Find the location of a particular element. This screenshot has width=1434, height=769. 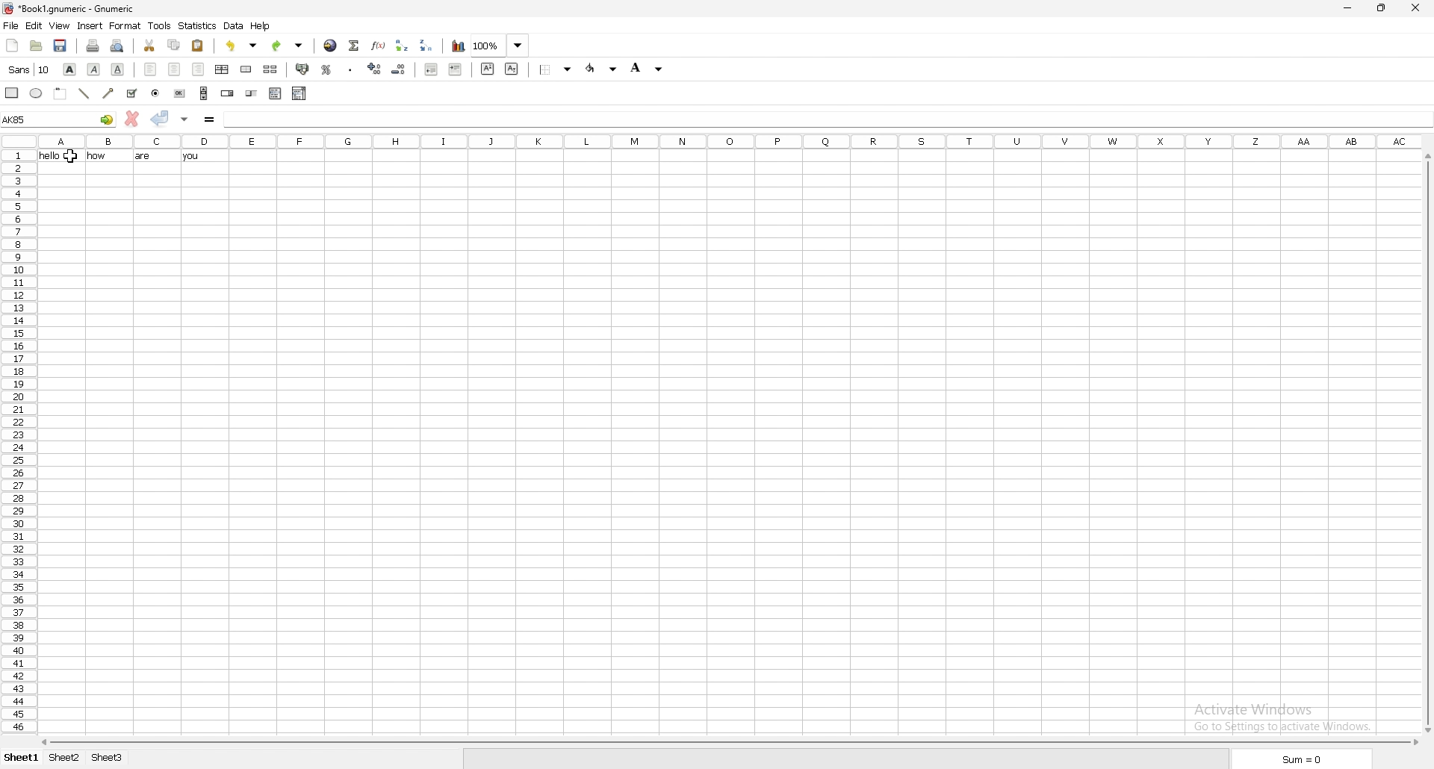

line is located at coordinates (84, 94).